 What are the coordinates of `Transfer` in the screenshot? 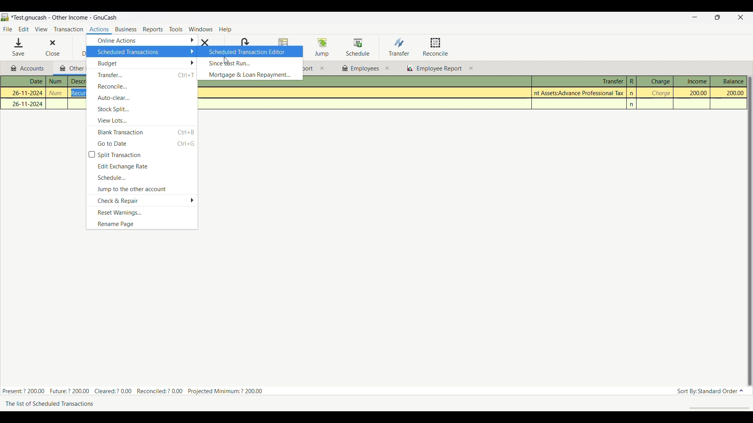 It's located at (142, 75).